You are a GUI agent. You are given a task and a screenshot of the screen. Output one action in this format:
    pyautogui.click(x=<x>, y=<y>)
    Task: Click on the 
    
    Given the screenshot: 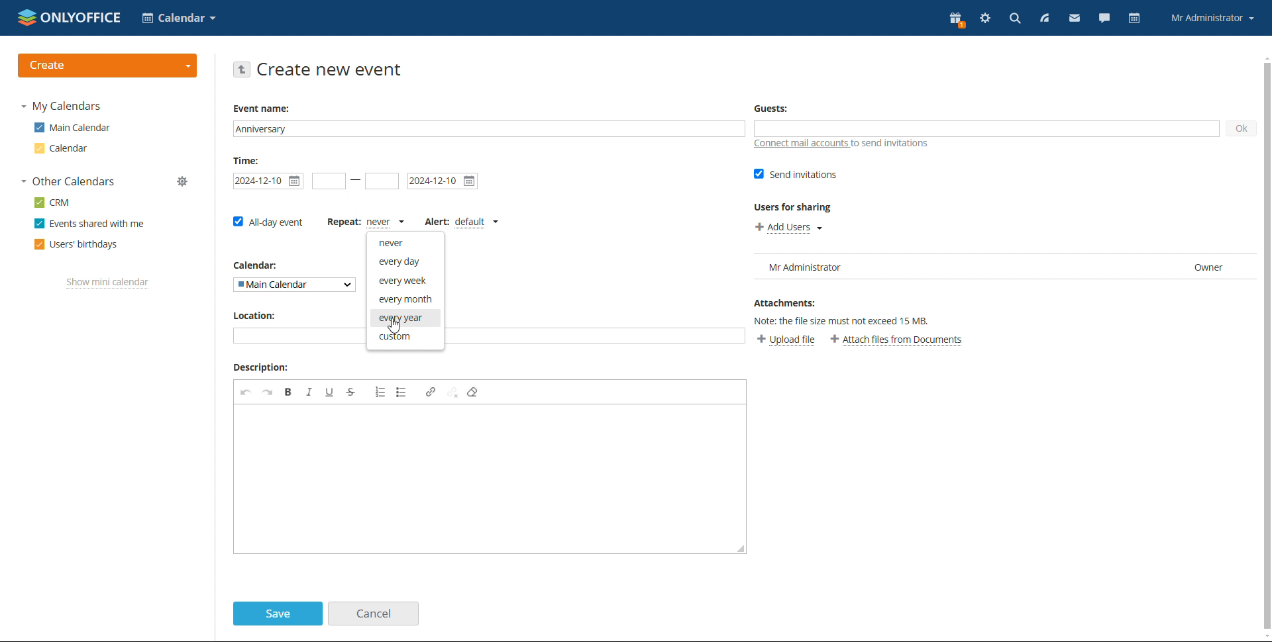 What is the action you would take?
    pyautogui.click(x=841, y=318)
    